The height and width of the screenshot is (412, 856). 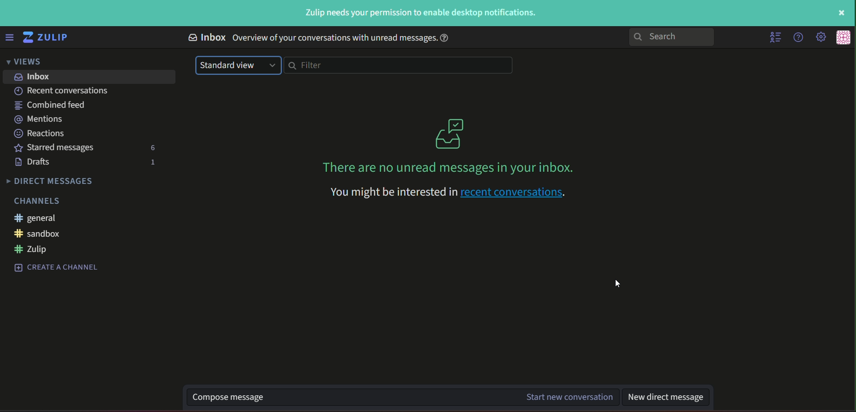 I want to click on text, so click(x=454, y=182).